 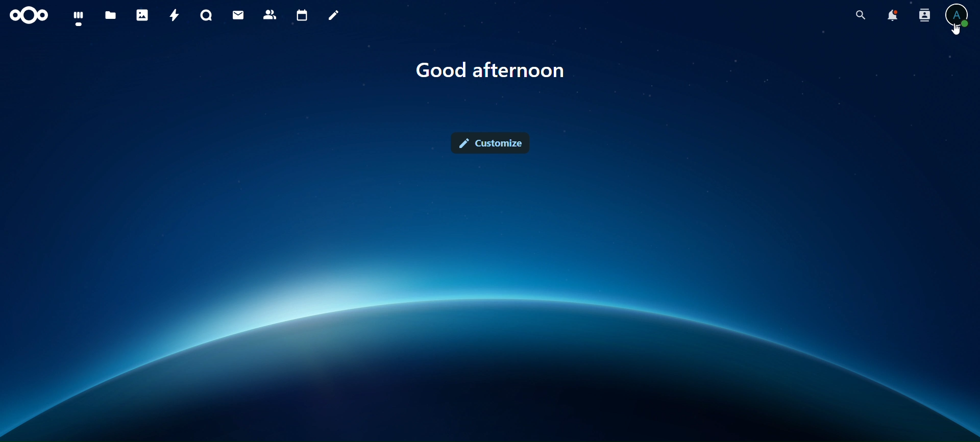 I want to click on contacts, so click(x=269, y=14).